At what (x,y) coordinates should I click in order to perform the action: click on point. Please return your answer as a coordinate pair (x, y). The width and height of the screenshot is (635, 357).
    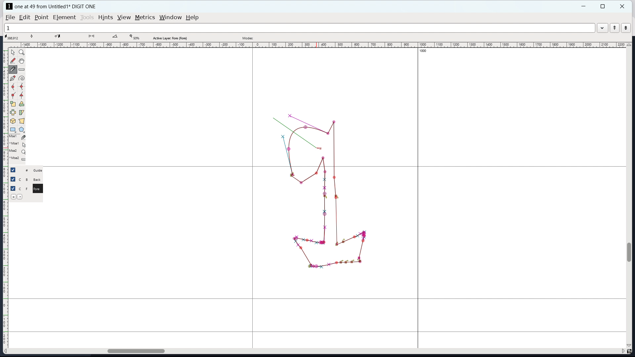
    Looking at the image, I should click on (42, 18).